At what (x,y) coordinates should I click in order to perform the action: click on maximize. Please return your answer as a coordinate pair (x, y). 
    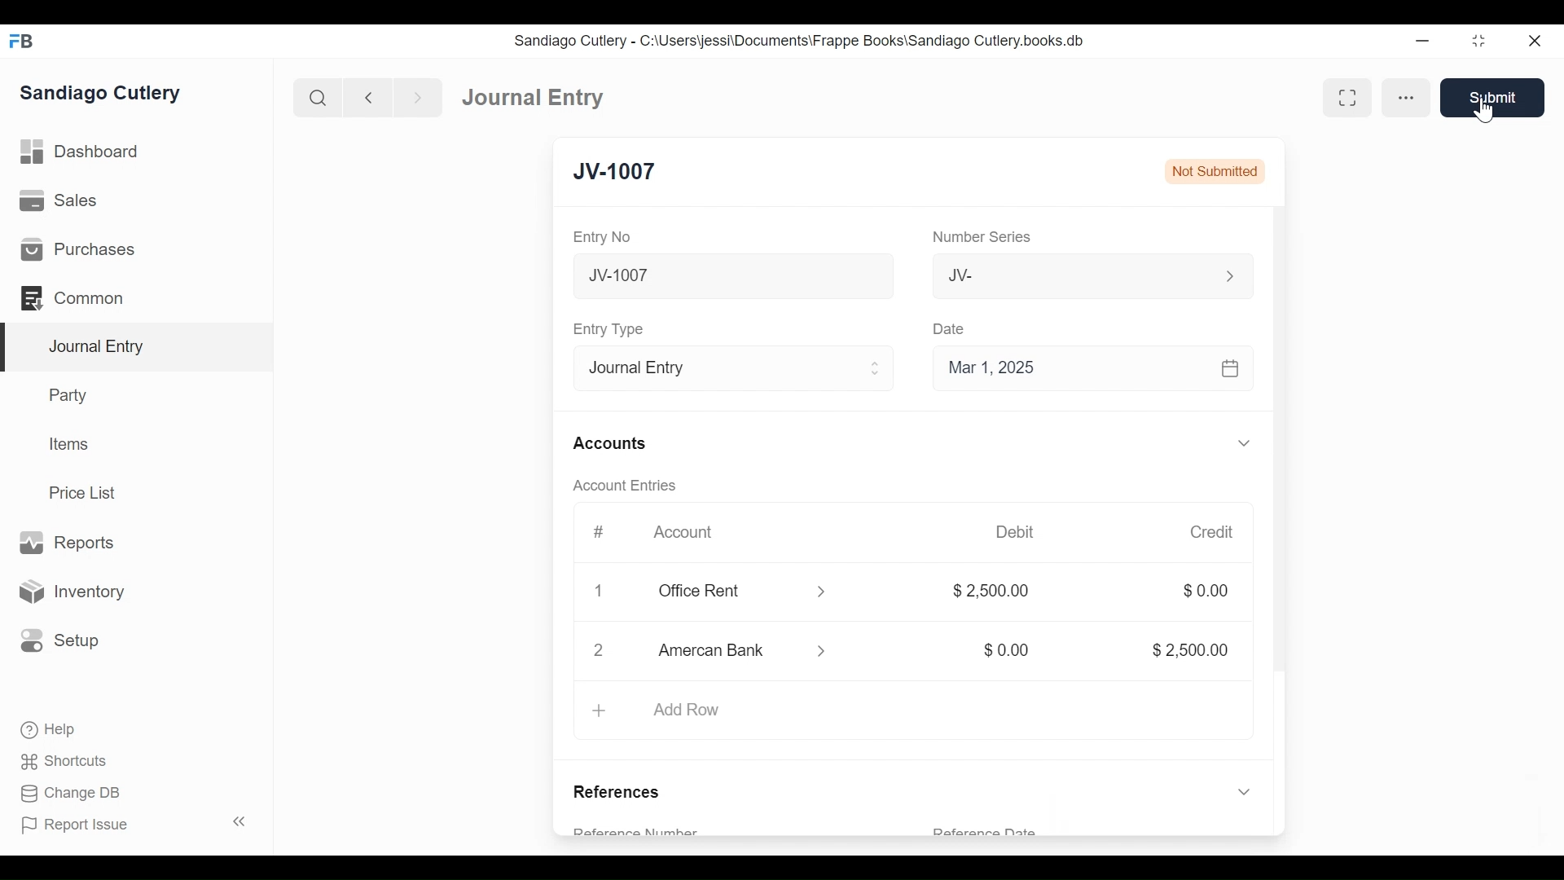
    Looking at the image, I should click on (1480, 40).